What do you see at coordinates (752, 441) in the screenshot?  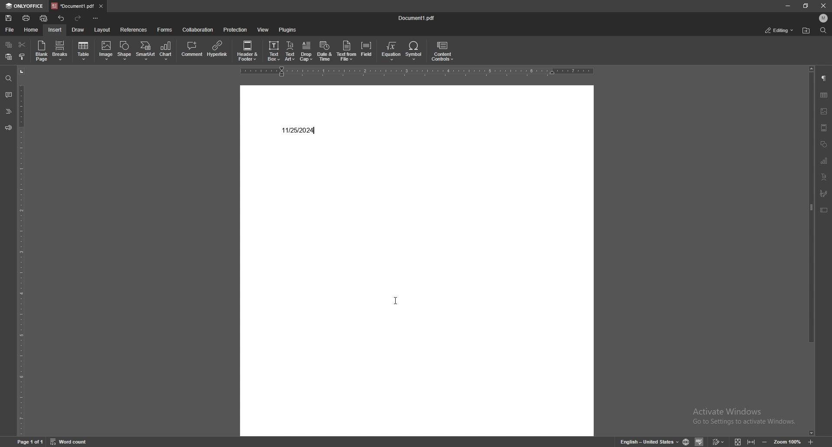 I see `fit to width` at bounding box center [752, 441].